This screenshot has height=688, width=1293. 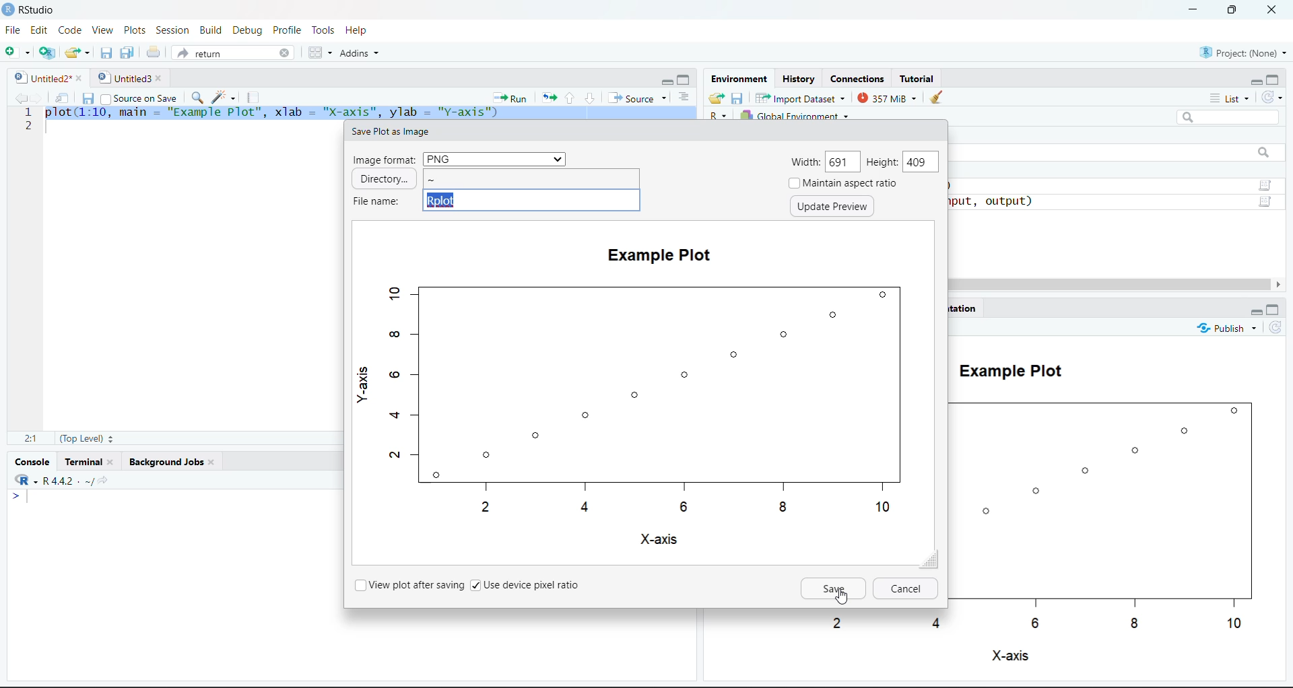 What do you see at coordinates (358, 30) in the screenshot?
I see `Help` at bounding box center [358, 30].